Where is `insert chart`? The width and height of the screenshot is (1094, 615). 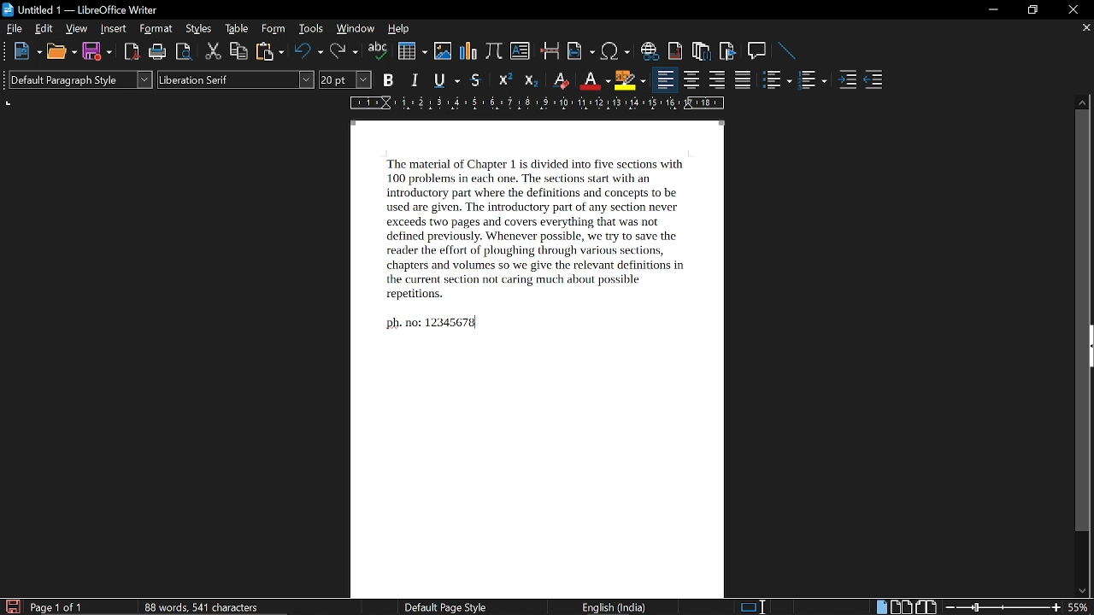
insert chart is located at coordinates (468, 50).